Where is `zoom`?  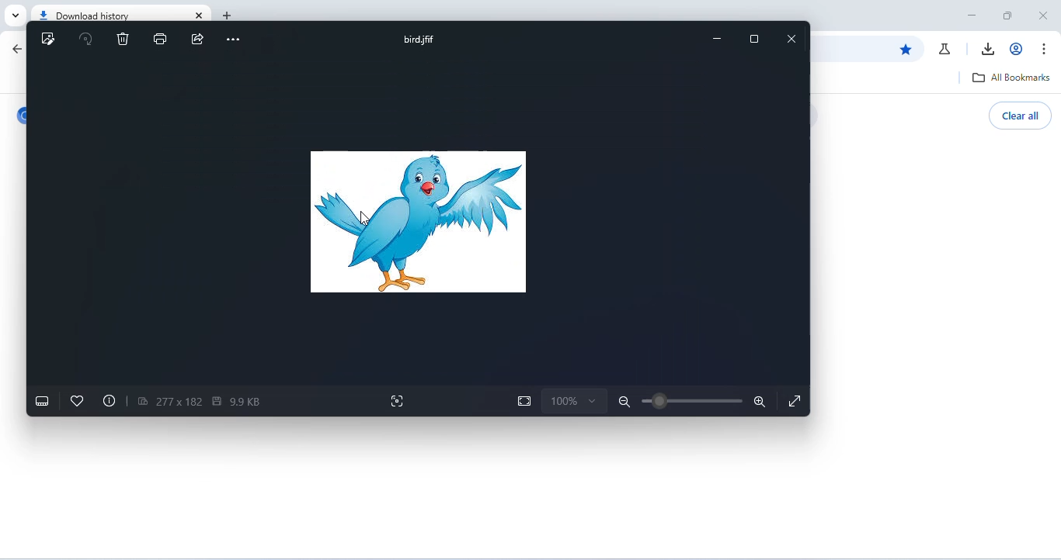 zoom is located at coordinates (693, 401).